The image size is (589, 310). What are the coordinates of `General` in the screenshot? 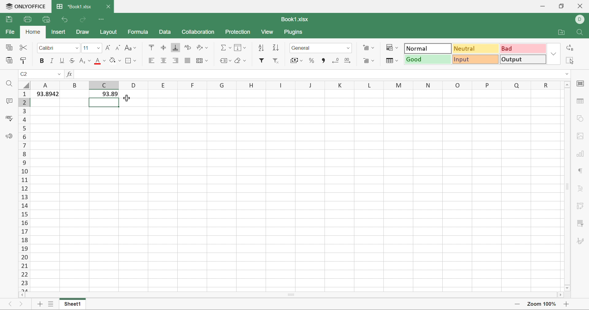 It's located at (303, 48).